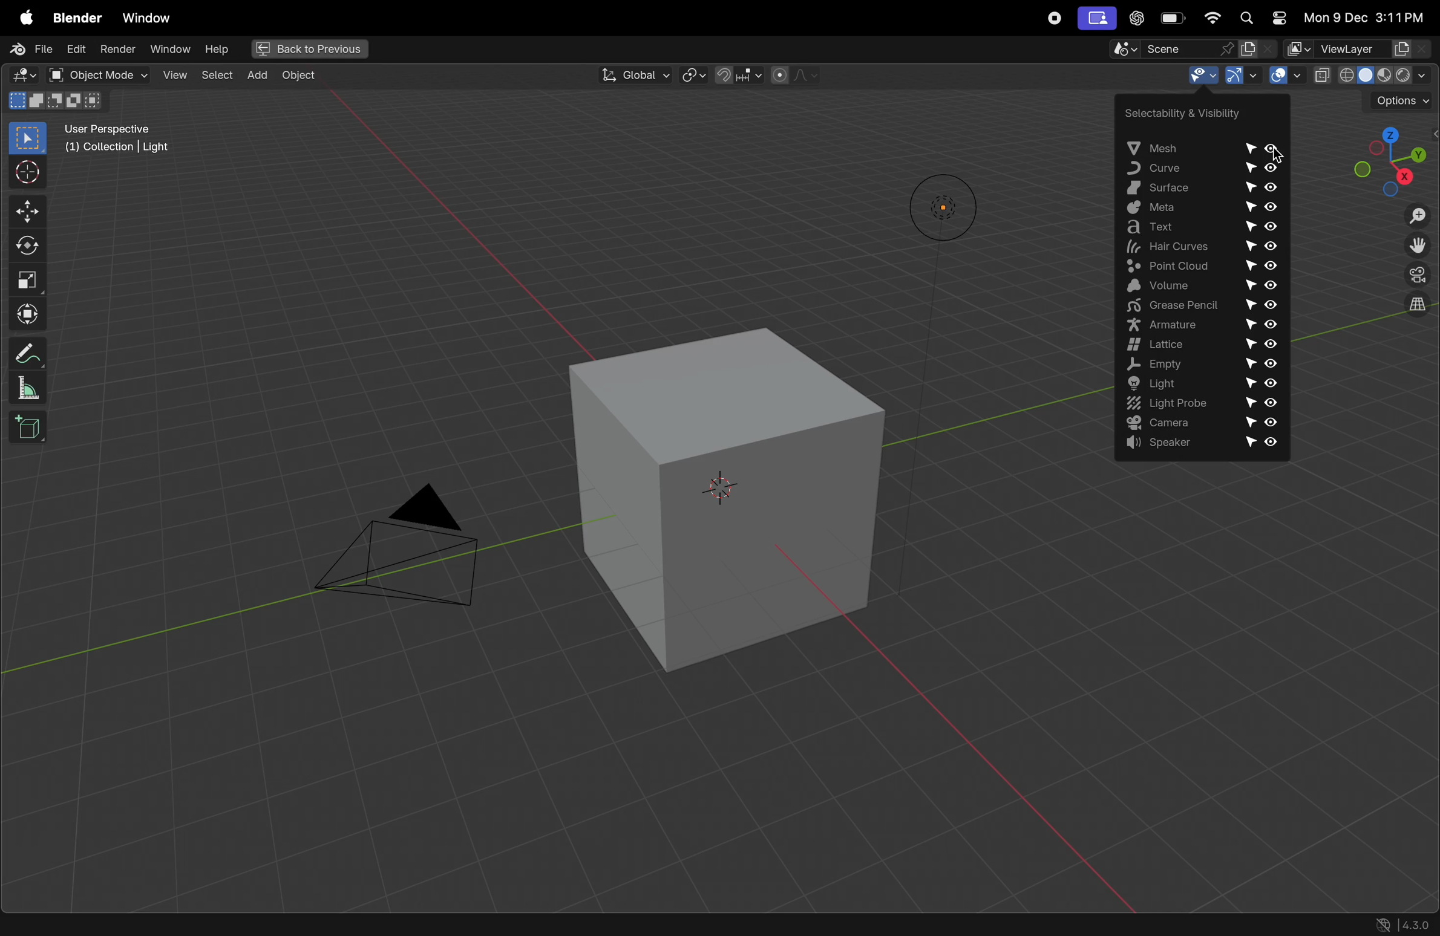 The width and height of the screenshot is (1440, 936). I want to click on edit mode, so click(22, 75).